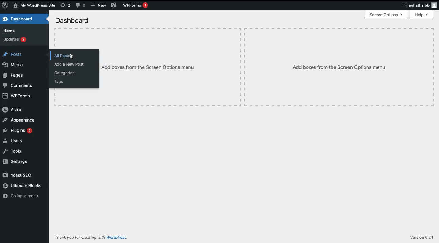 This screenshot has height=243, width=439. What do you see at coordinates (19, 120) in the screenshot?
I see `Appearance` at bounding box center [19, 120].